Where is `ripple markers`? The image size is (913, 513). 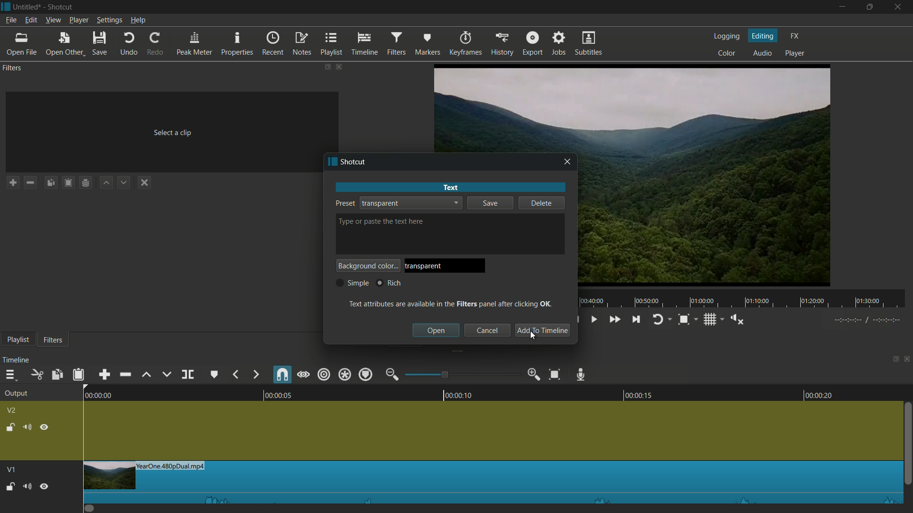 ripple markers is located at coordinates (365, 375).